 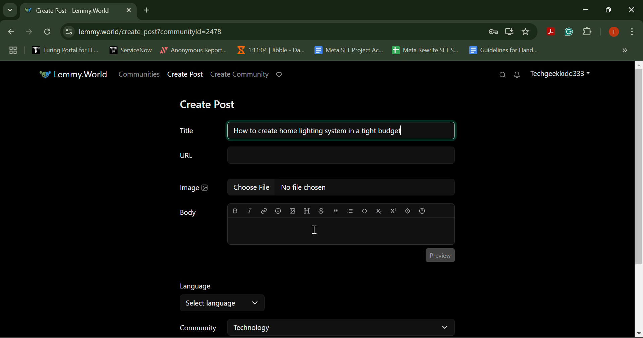 What do you see at coordinates (494, 32) in the screenshot?
I see `Verify Security ` at bounding box center [494, 32].